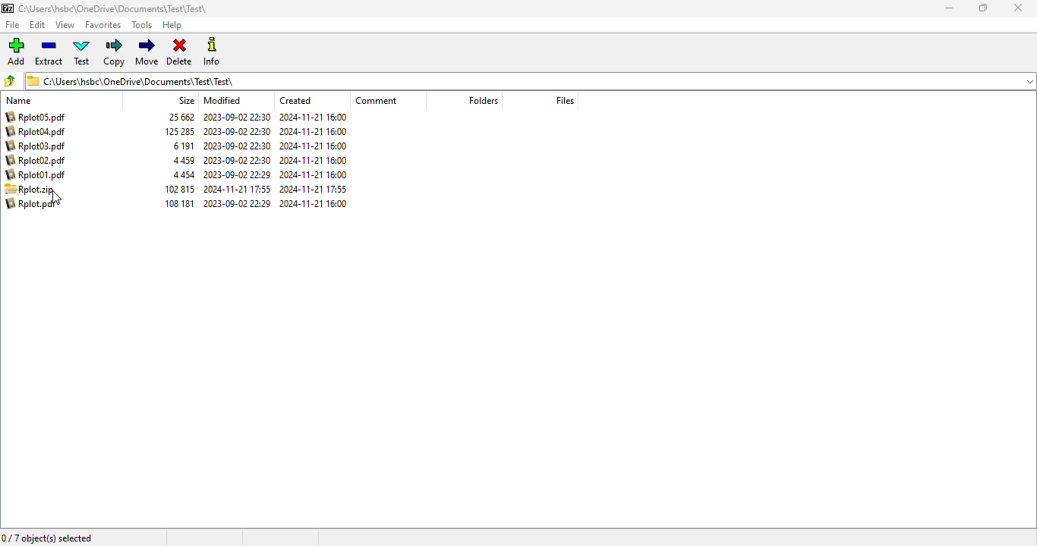 This screenshot has width=1037, height=546. Describe the element at coordinates (65, 25) in the screenshot. I see `view` at that location.